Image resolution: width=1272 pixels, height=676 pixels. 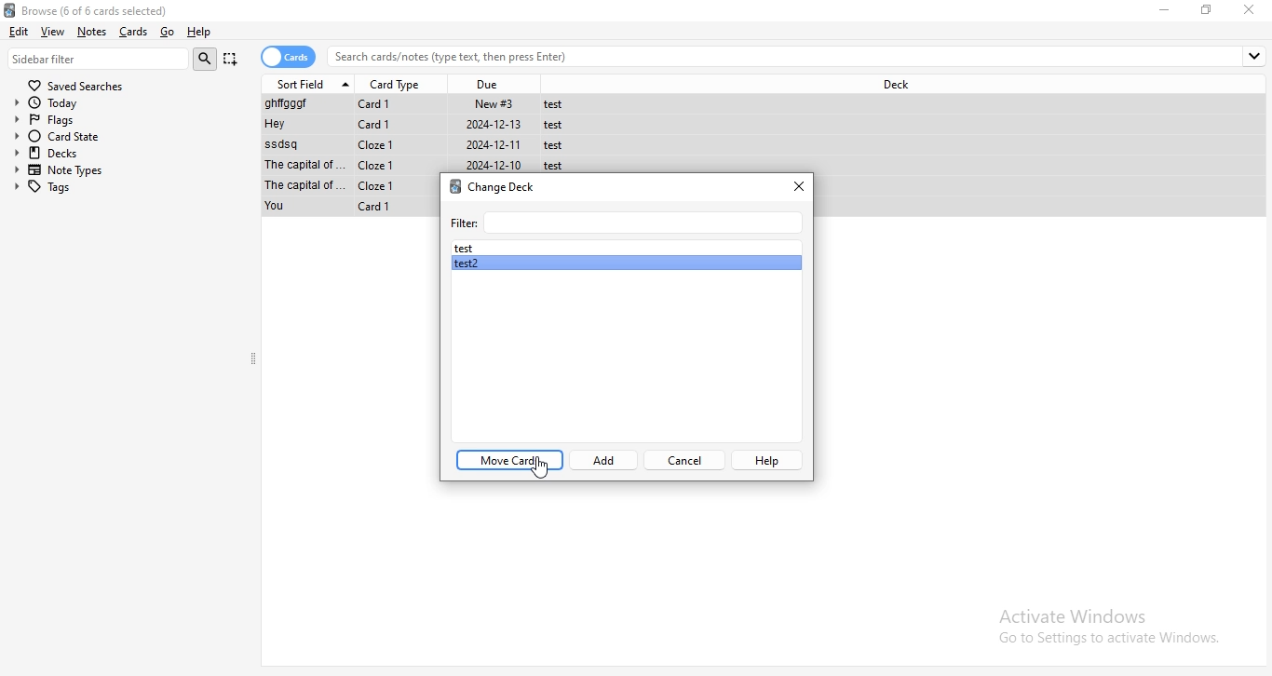 What do you see at coordinates (136, 32) in the screenshot?
I see `Cards` at bounding box center [136, 32].